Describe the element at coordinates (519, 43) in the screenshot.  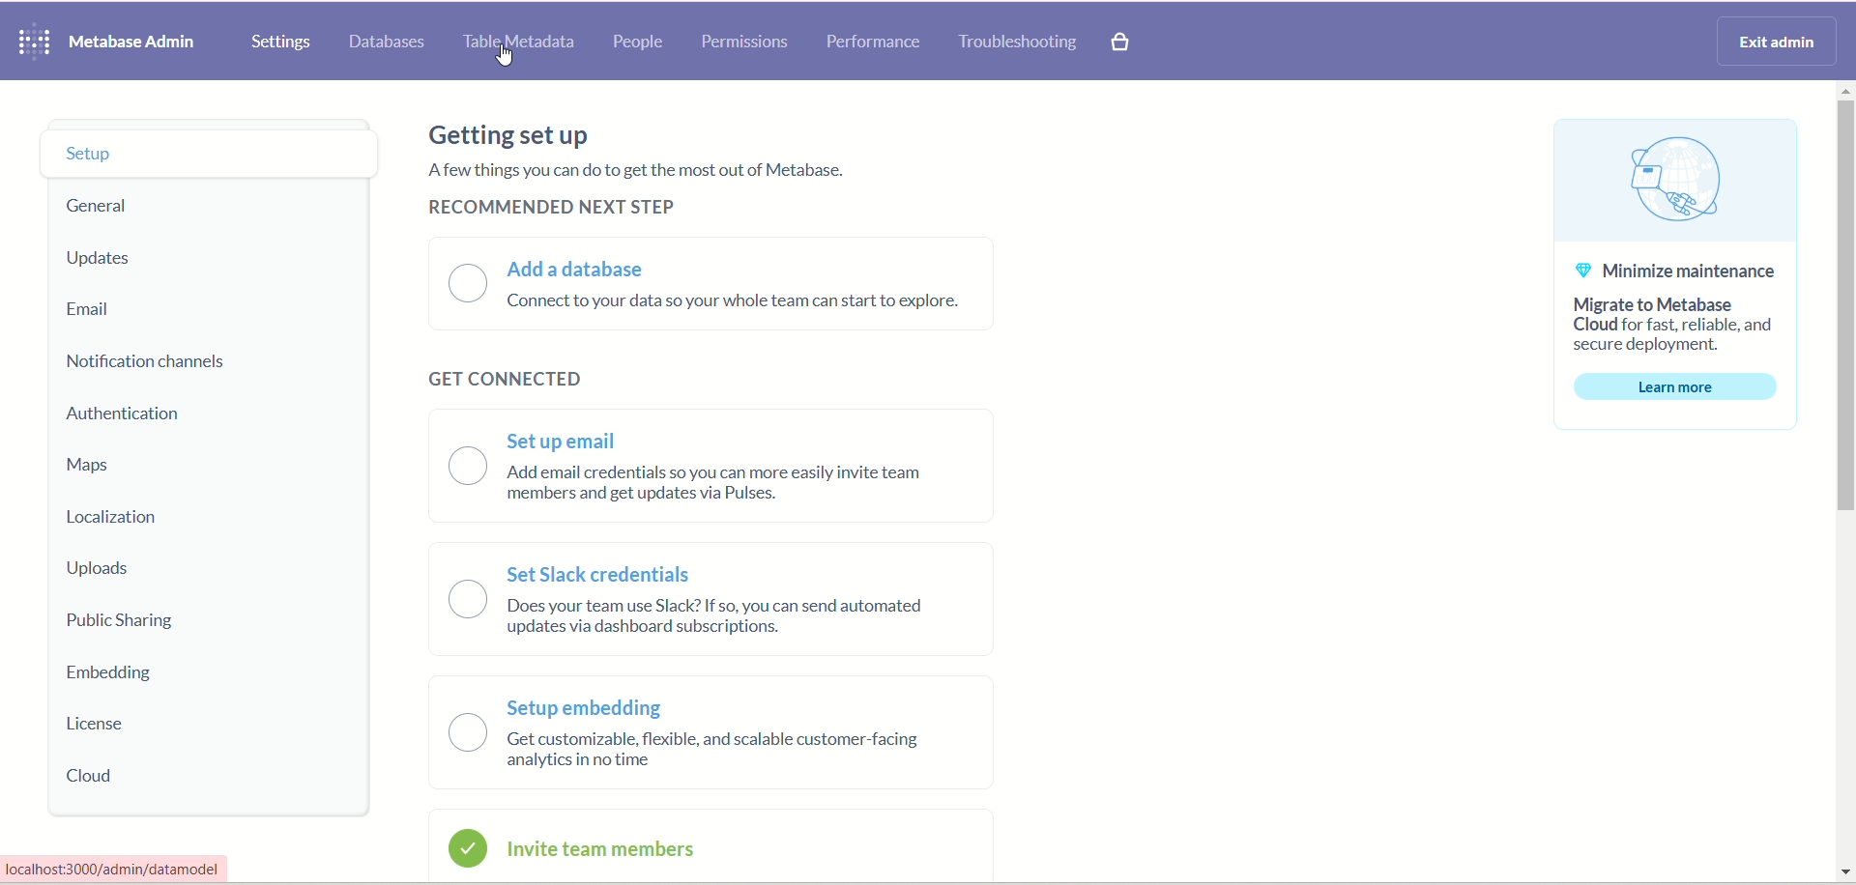
I see `table metadata` at that location.